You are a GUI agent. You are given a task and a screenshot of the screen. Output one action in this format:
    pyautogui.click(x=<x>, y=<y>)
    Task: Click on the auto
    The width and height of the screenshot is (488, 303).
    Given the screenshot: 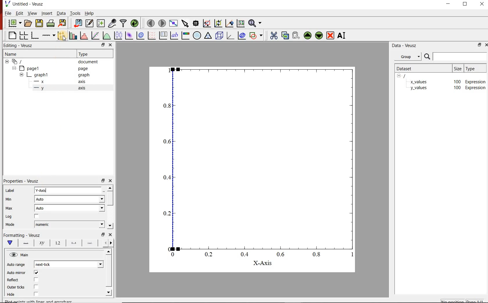 What is the action you would take?
    pyautogui.click(x=70, y=199)
    